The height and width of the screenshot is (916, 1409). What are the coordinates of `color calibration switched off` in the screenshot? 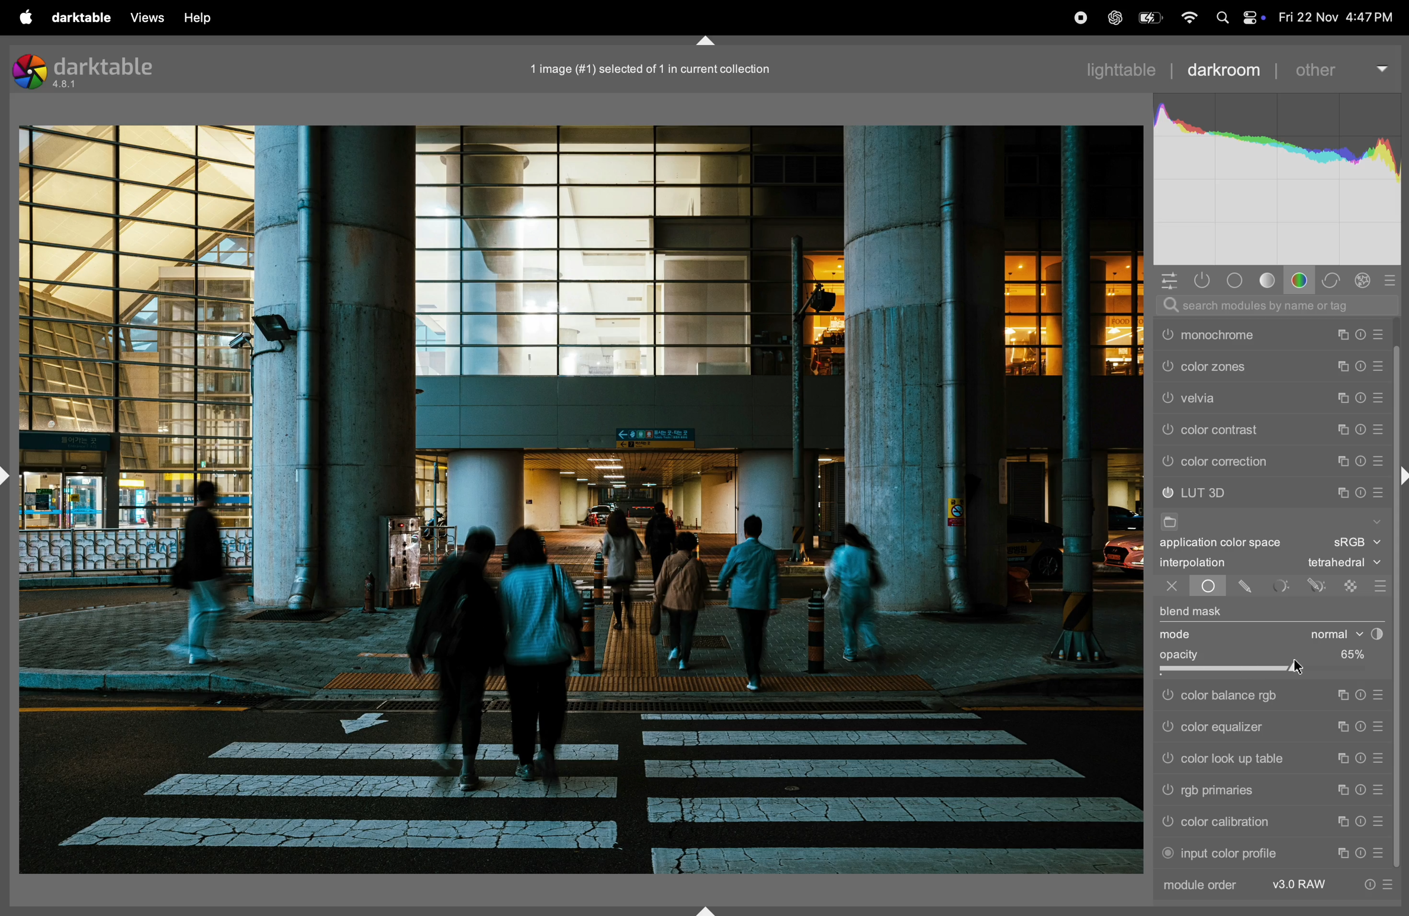 It's located at (1170, 823).